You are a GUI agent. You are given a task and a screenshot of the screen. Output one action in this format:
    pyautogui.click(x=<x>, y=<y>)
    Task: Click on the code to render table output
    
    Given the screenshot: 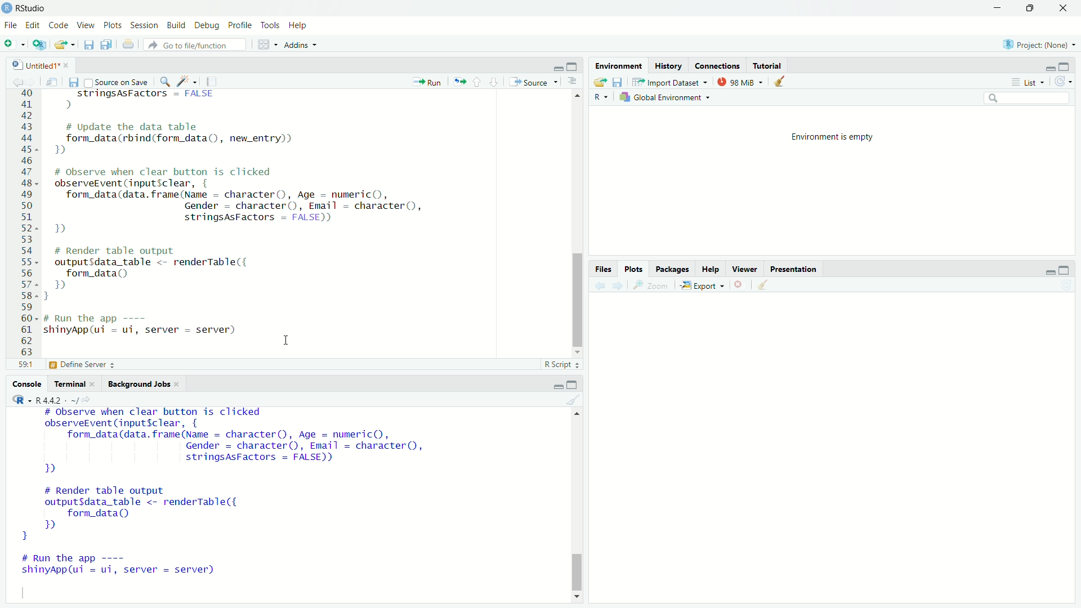 What is the action you would take?
    pyautogui.click(x=170, y=272)
    